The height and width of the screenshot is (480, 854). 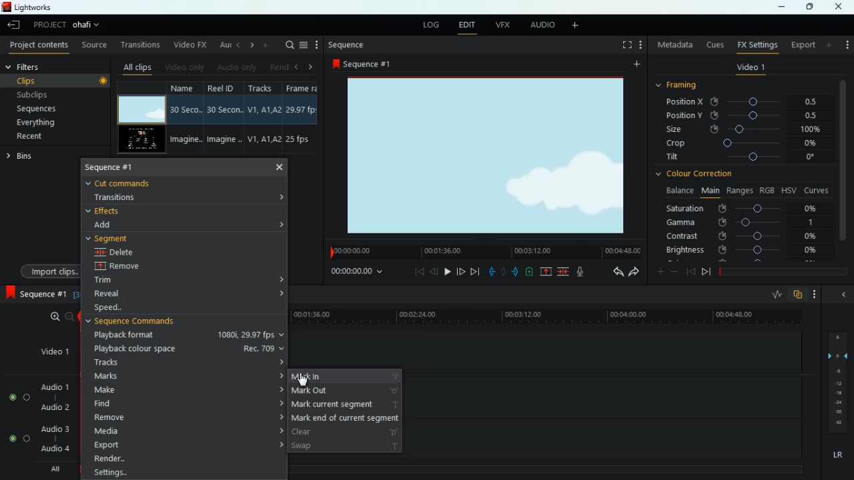 What do you see at coordinates (743, 209) in the screenshot?
I see `saturation` at bounding box center [743, 209].